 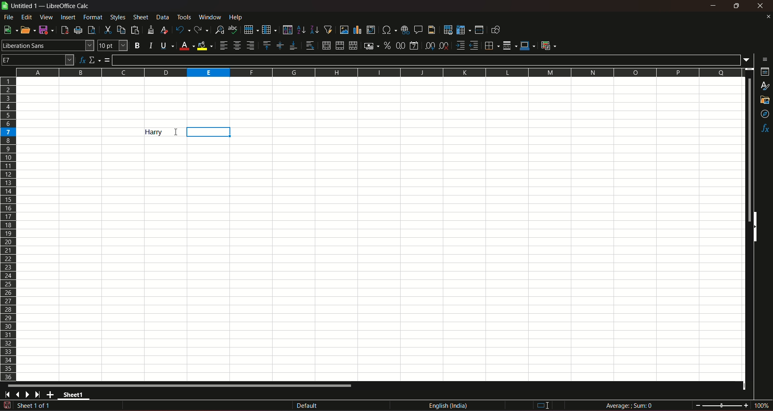 I want to click on column, so click(x=269, y=29).